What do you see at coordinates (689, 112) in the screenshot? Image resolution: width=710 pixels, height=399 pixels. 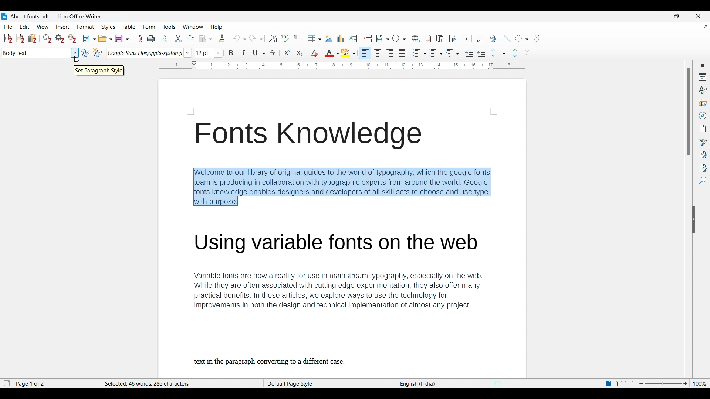 I see `Vertical slide bar` at bounding box center [689, 112].